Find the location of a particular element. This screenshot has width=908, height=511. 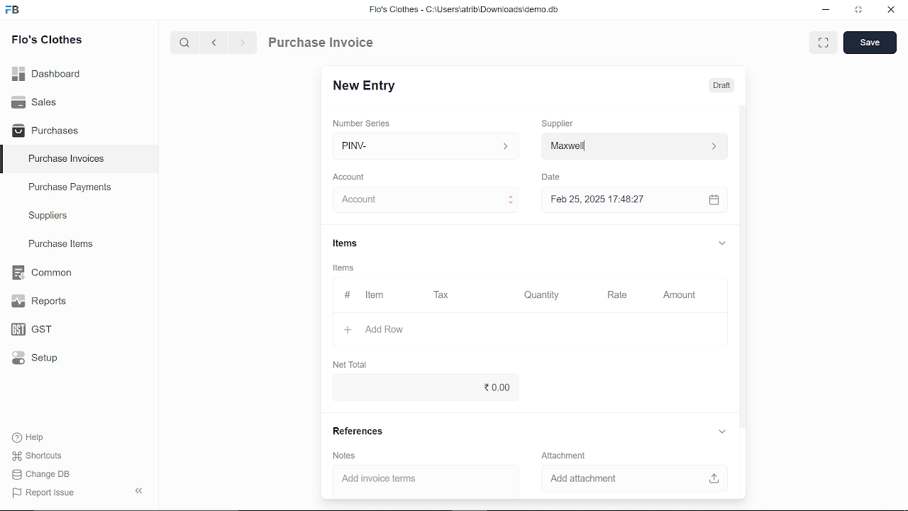

Change DB is located at coordinates (41, 476).